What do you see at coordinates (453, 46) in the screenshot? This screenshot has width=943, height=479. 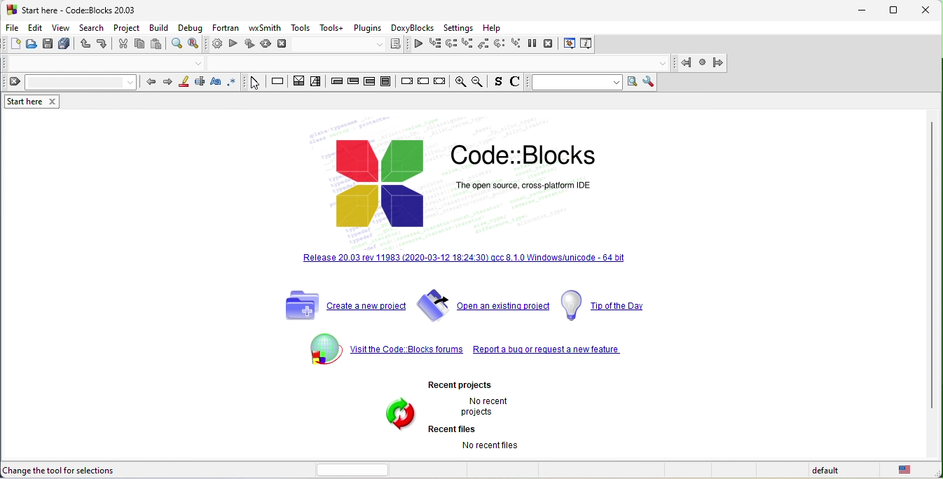 I see `next line` at bounding box center [453, 46].